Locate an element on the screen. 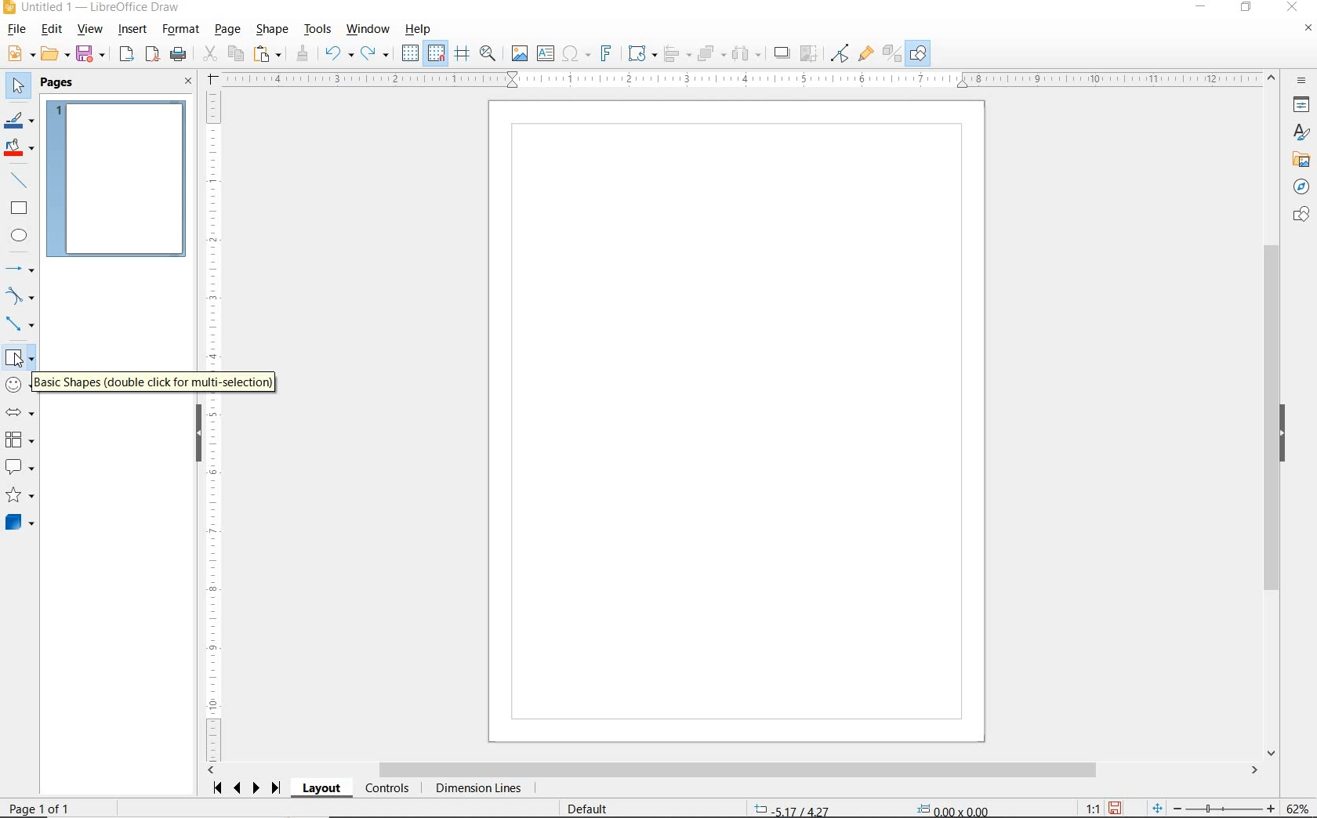 Image resolution: width=1317 pixels, height=818 pixels. ZOOM & PAN is located at coordinates (488, 53).